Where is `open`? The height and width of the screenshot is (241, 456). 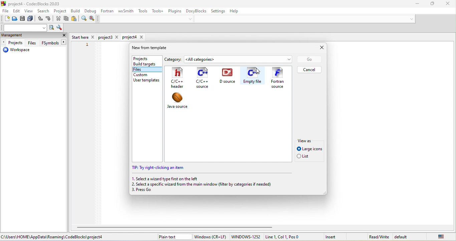 open is located at coordinates (15, 19).